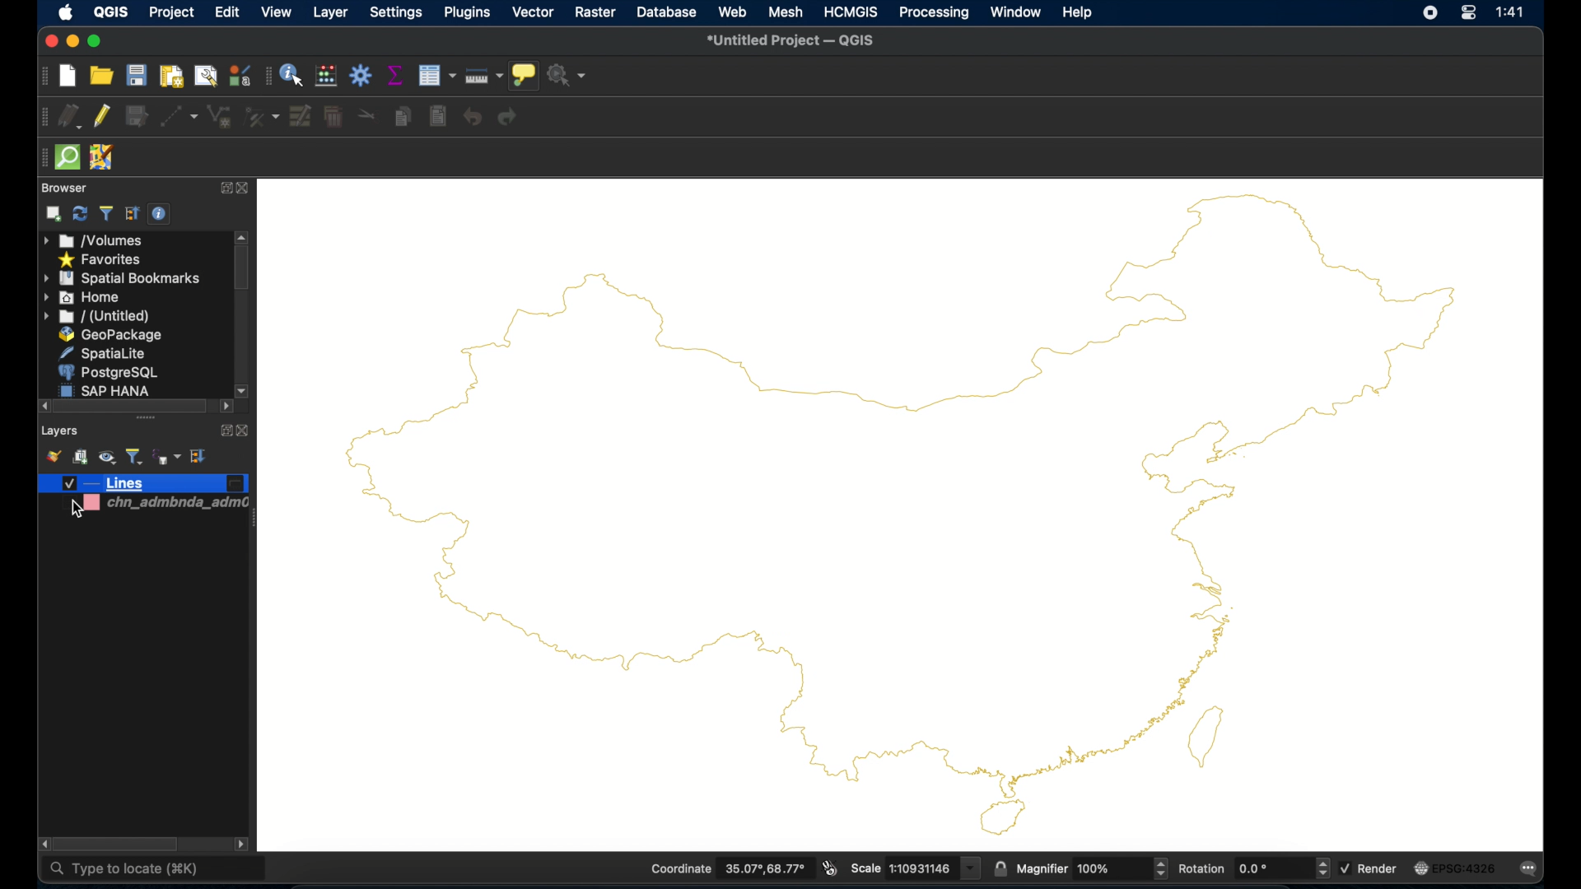  What do you see at coordinates (361, 75) in the screenshot?
I see `toolbox` at bounding box center [361, 75].